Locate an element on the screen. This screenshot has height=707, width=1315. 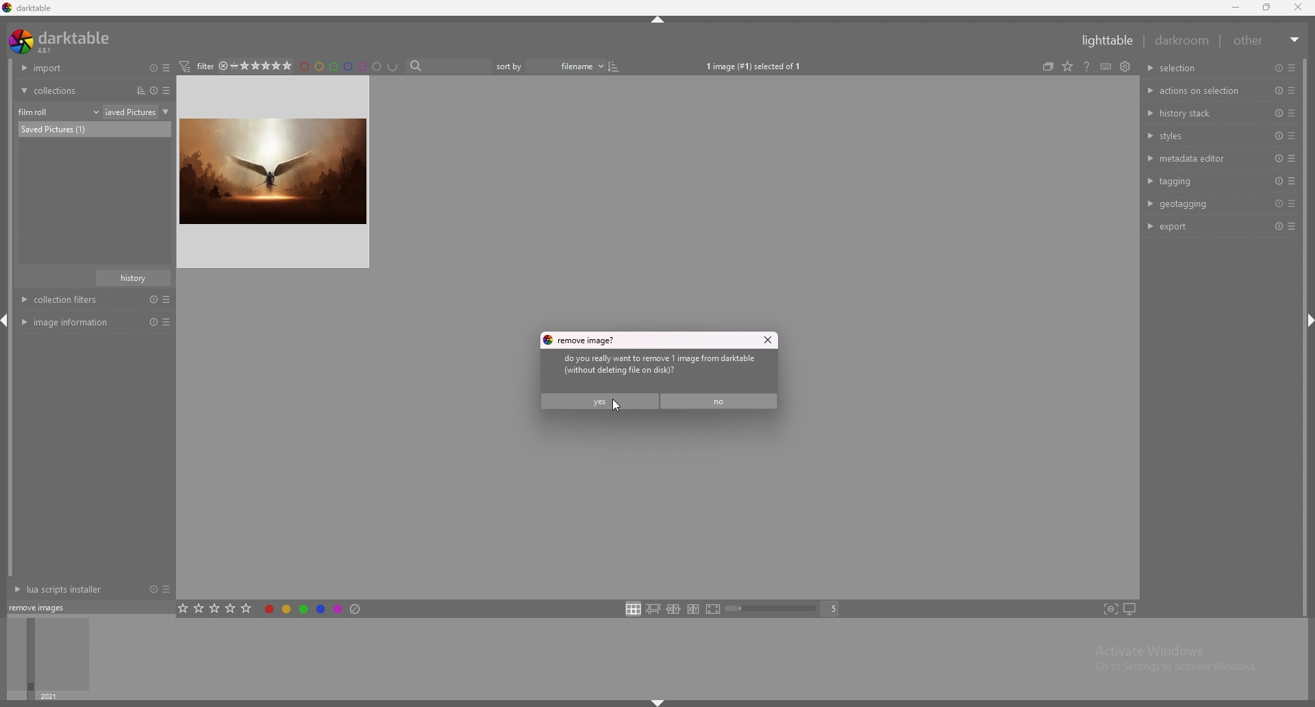
IMAGE is located at coordinates (277, 171).